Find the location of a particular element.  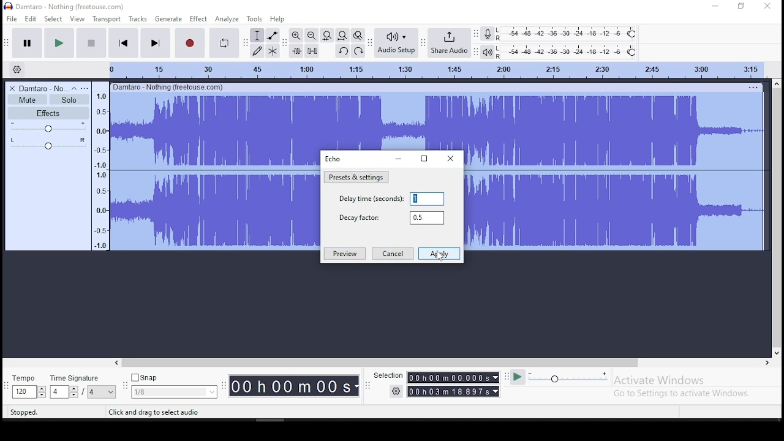

envelope tool is located at coordinates (272, 35).